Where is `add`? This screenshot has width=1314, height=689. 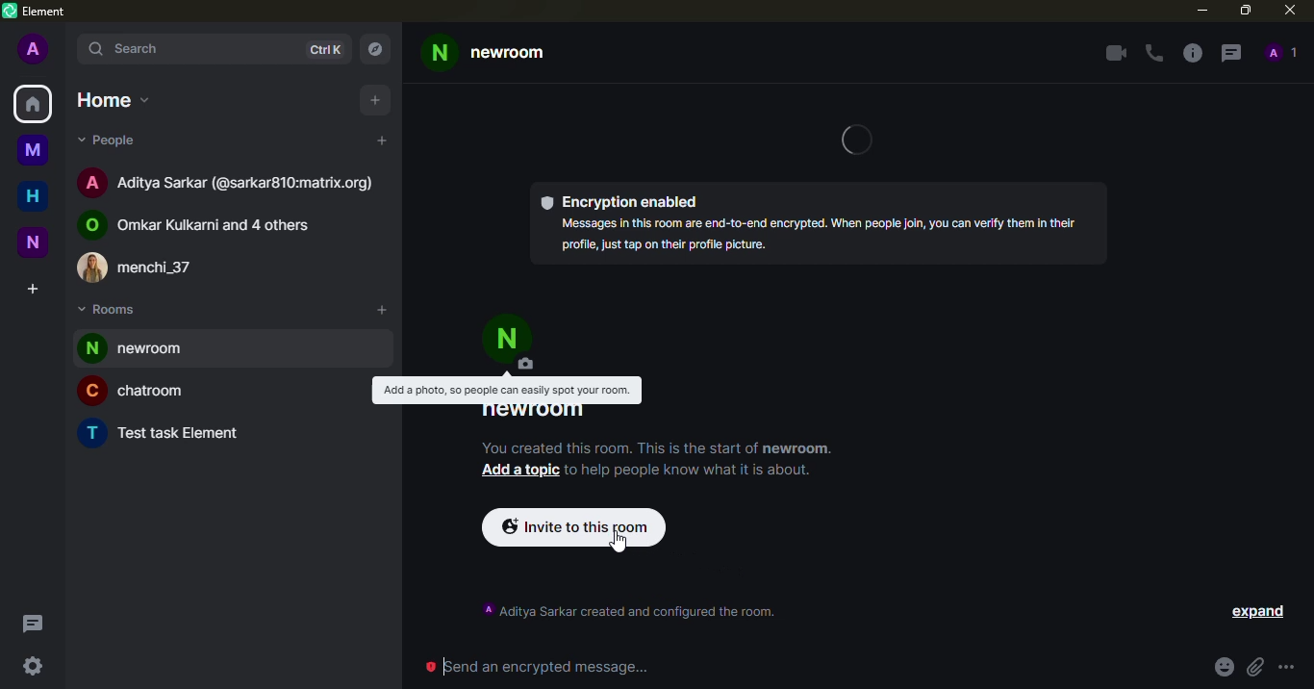 add is located at coordinates (382, 309).